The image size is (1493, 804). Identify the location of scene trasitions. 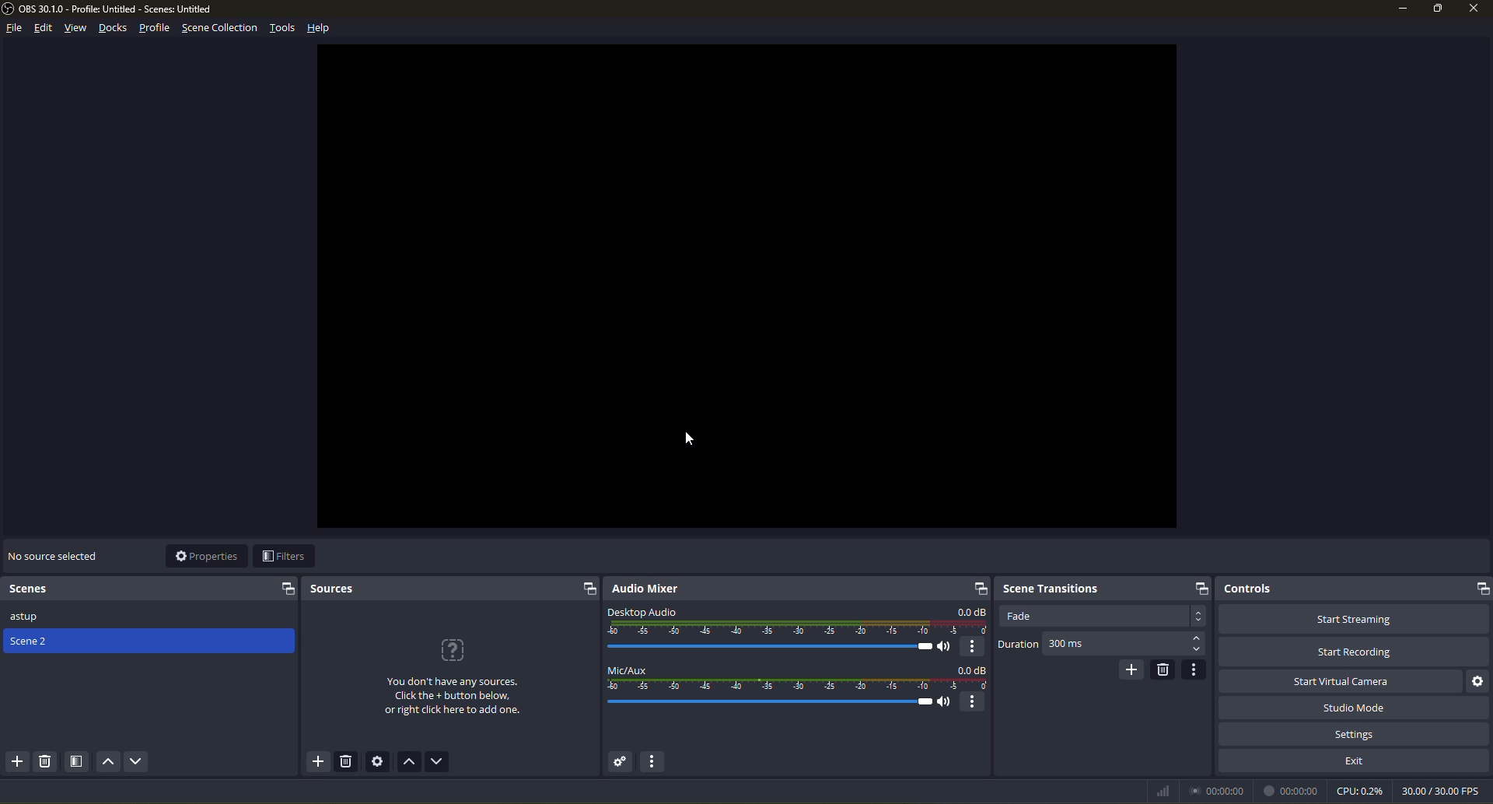
(1050, 588).